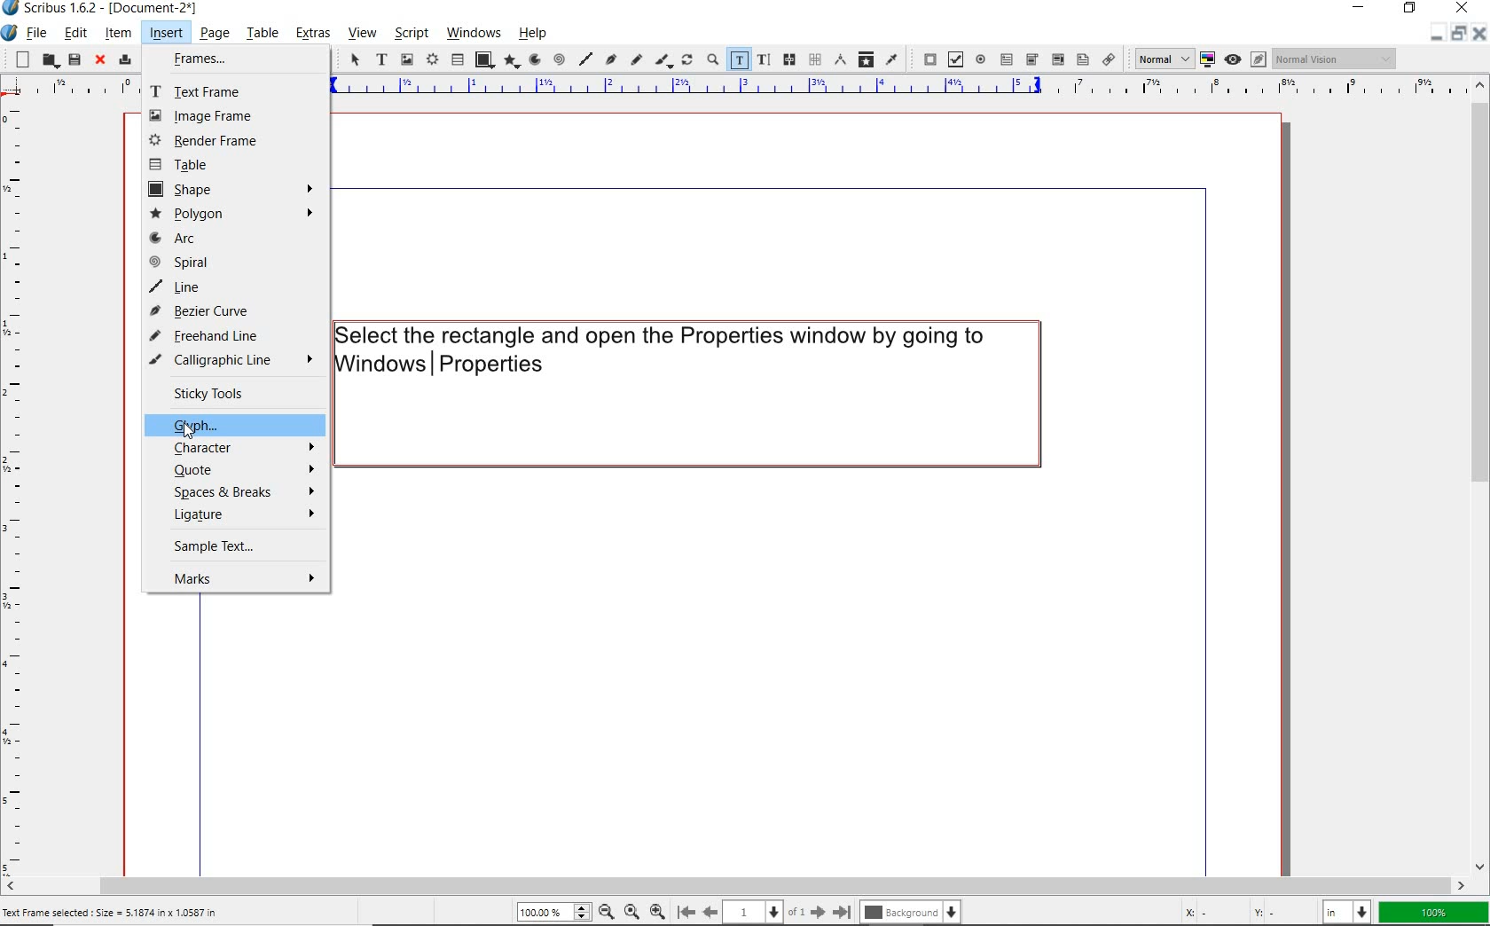  What do you see at coordinates (74, 59) in the screenshot?
I see `save` at bounding box center [74, 59].